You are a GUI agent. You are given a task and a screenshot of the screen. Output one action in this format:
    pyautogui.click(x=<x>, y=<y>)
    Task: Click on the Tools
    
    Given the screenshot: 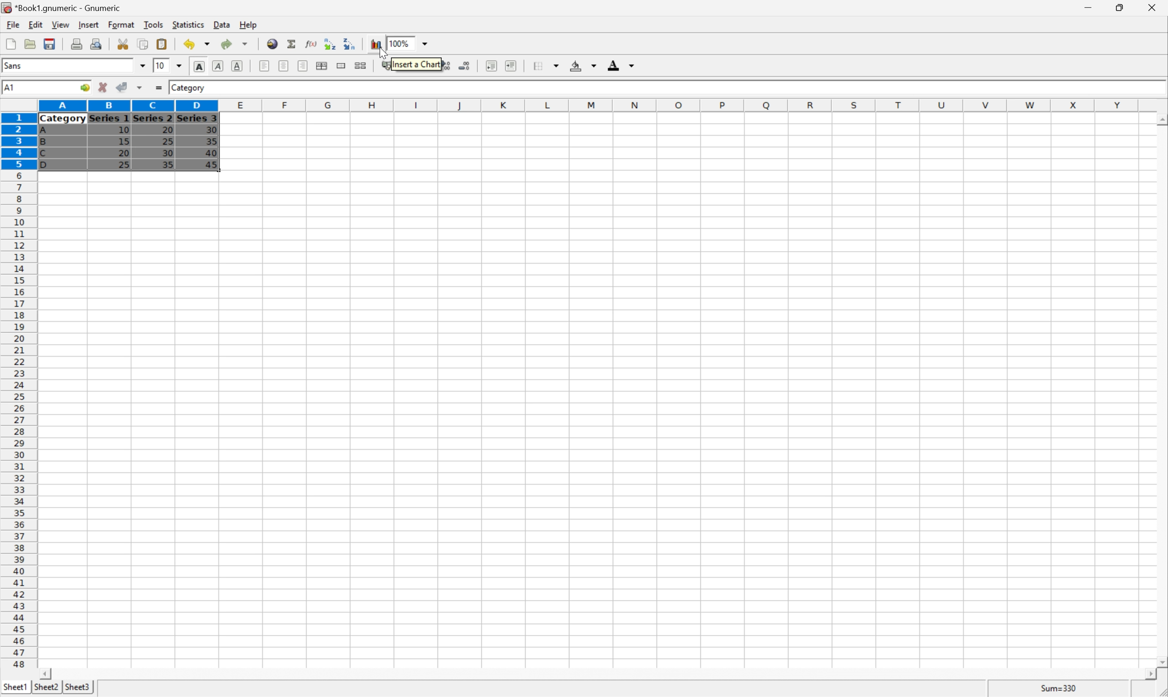 What is the action you would take?
    pyautogui.click(x=154, y=24)
    